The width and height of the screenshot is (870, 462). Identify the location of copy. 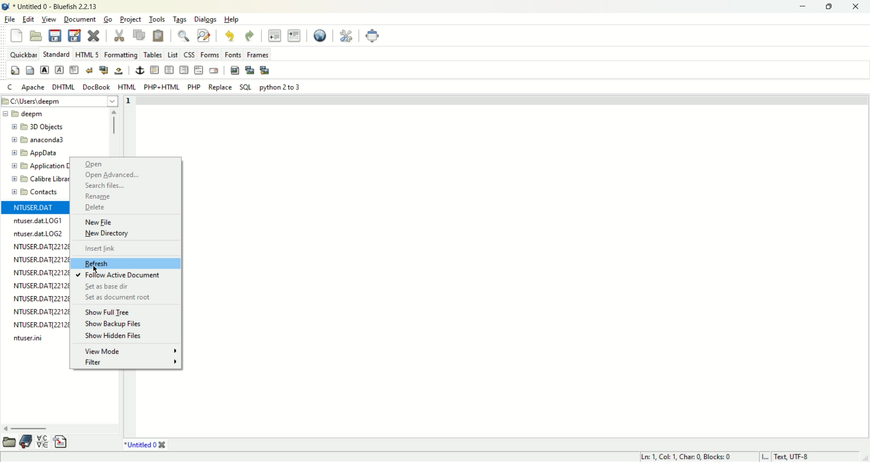
(139, 36).